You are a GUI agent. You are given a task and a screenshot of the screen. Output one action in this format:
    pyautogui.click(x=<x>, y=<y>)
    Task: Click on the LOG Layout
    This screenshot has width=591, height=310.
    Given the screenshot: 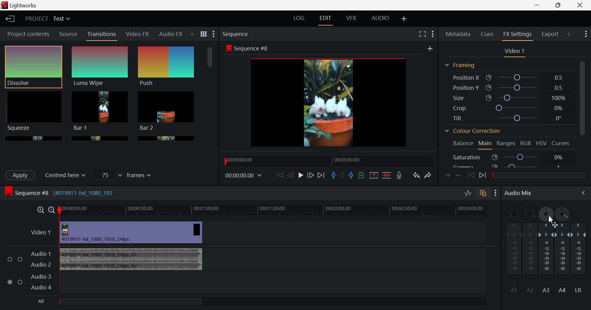 What is the action you would take?
    pyautogui.click(x=300, y=18)
    